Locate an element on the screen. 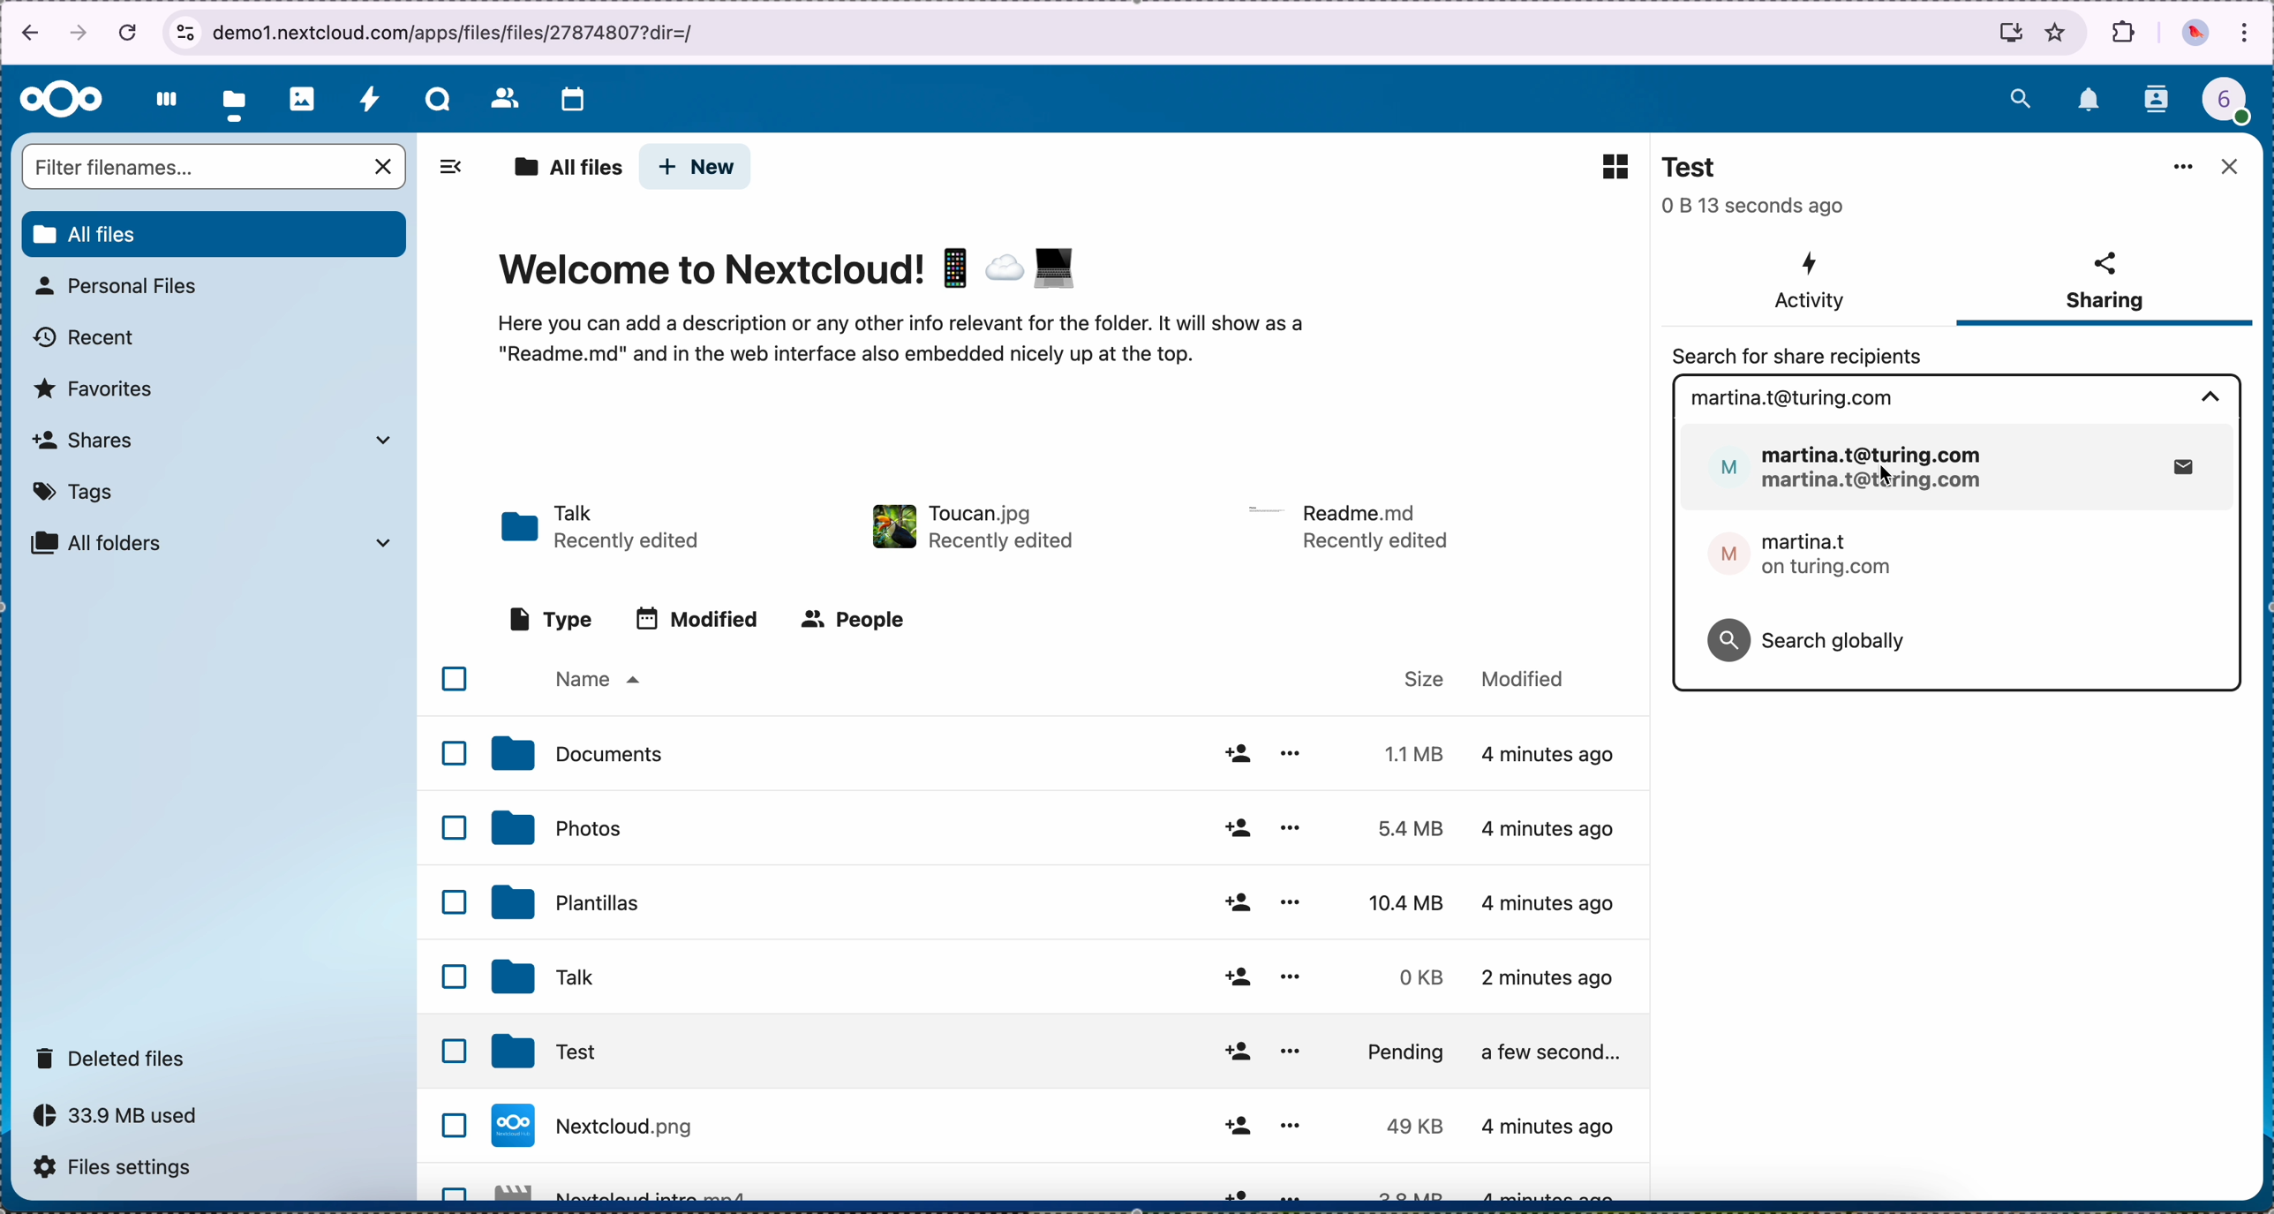  modified is located at coordinates (704, 622).